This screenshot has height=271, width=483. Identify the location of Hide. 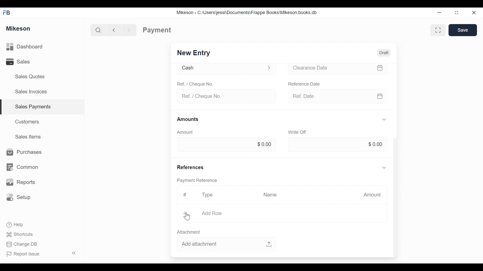
(384, 119).